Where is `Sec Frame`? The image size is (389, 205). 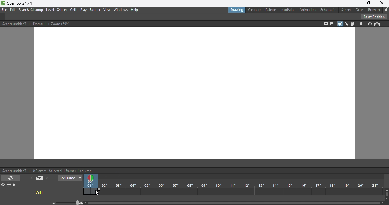
Sec Frame is located at coordinates (70, 178).